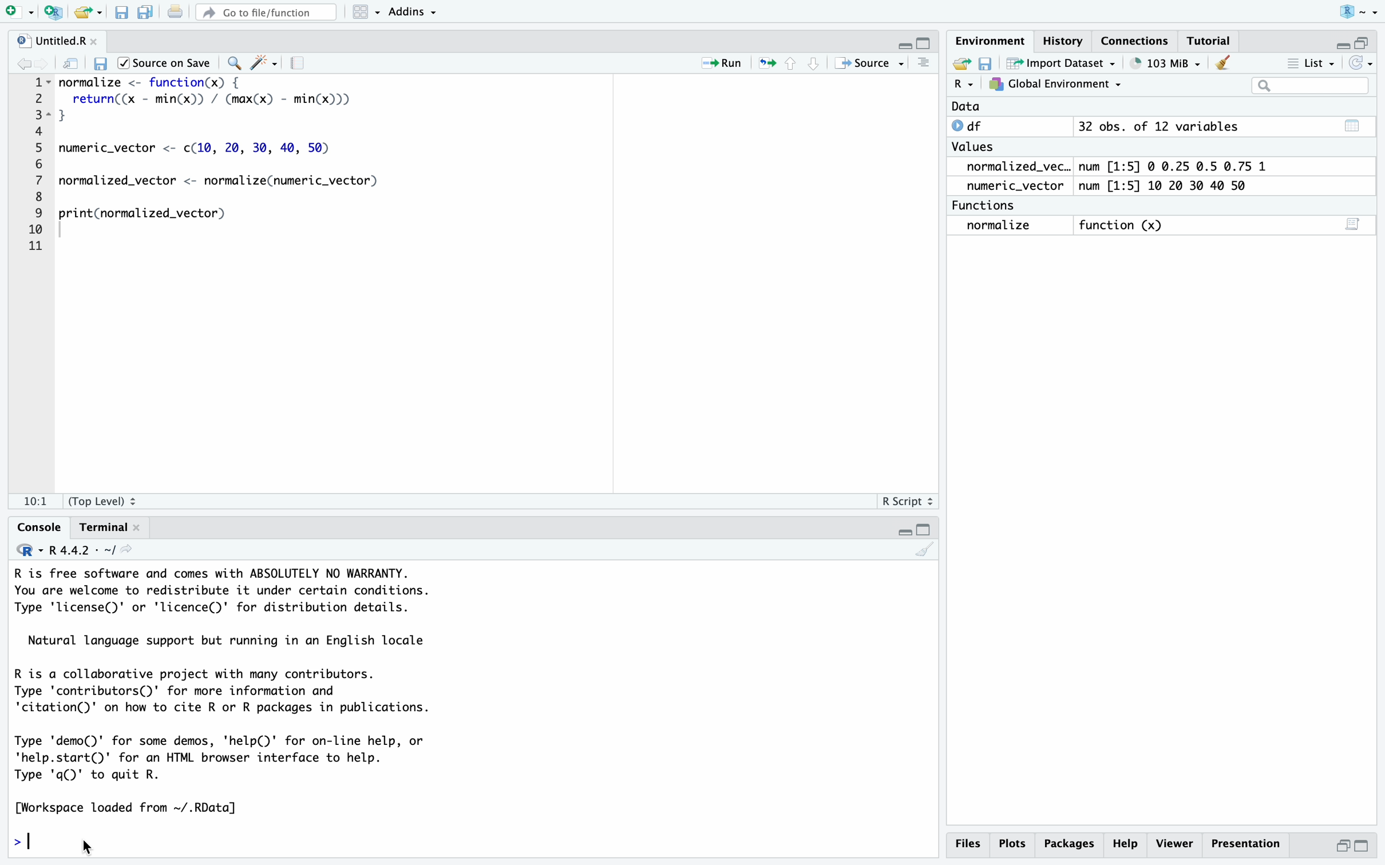  I want to click on Data/Table, so click(1353, 226).